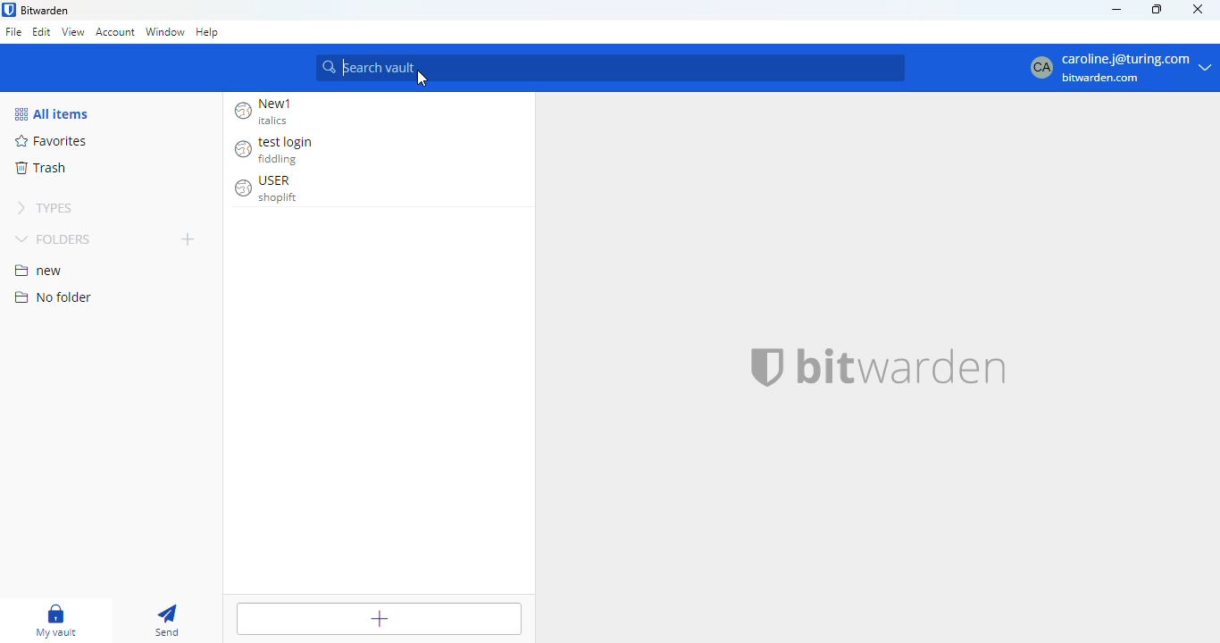 This screenshot has width=1220, height=643. Describe the element at coordinates (43, 30) in the screenshot. I see `edit` at that location.